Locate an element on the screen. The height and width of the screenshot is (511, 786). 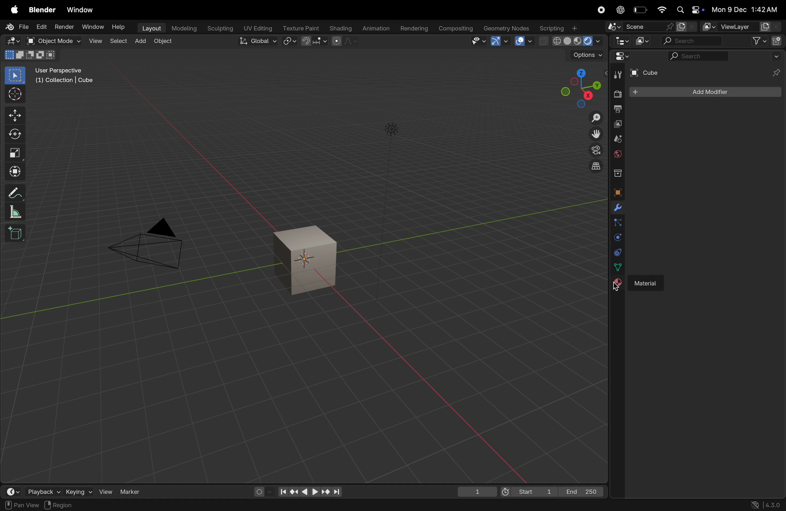
use perspective is located at coordinates (65, 76).